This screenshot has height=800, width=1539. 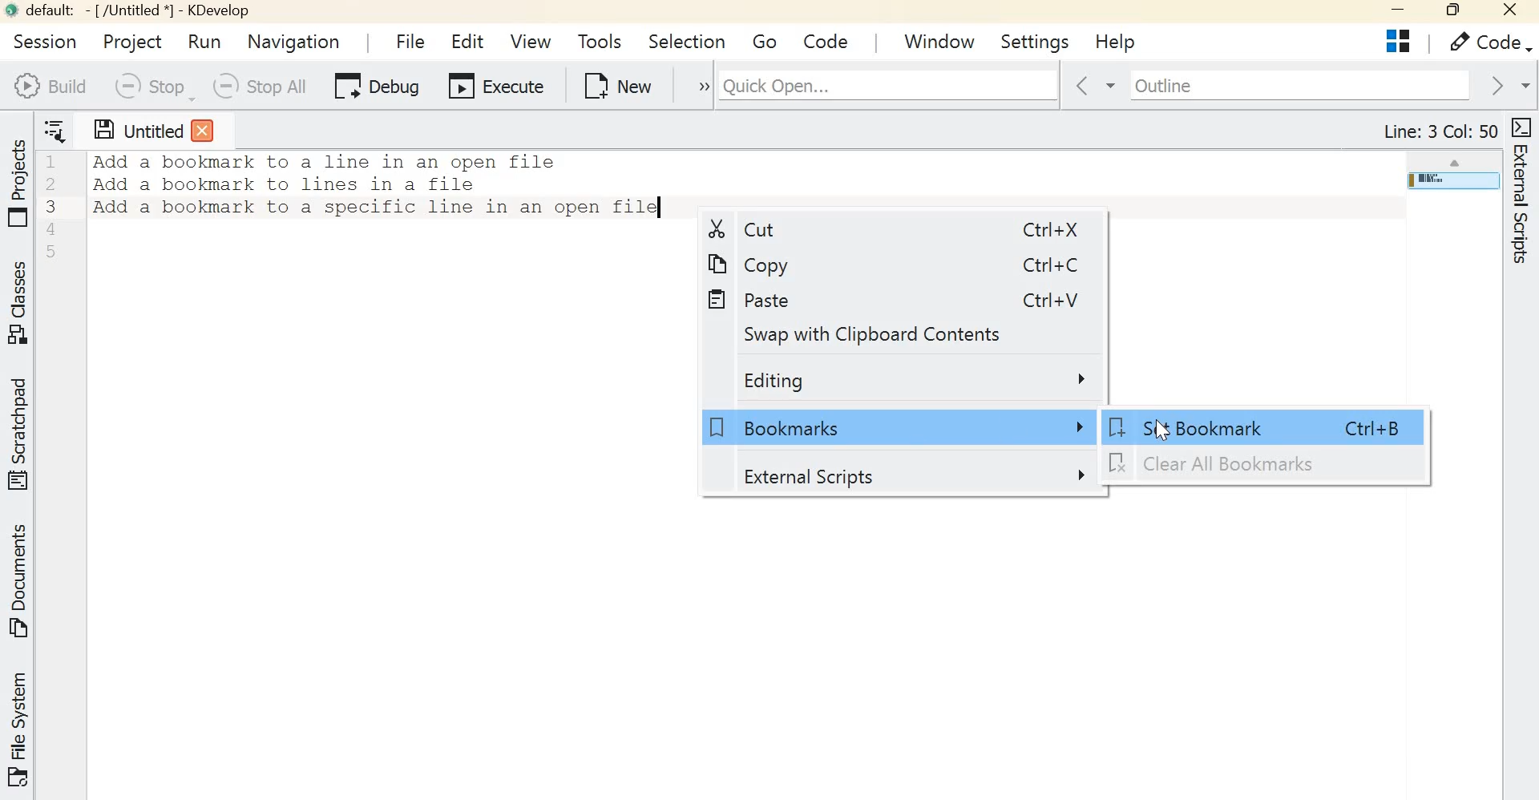 I want to click on cut, so click(x=741, y=230).